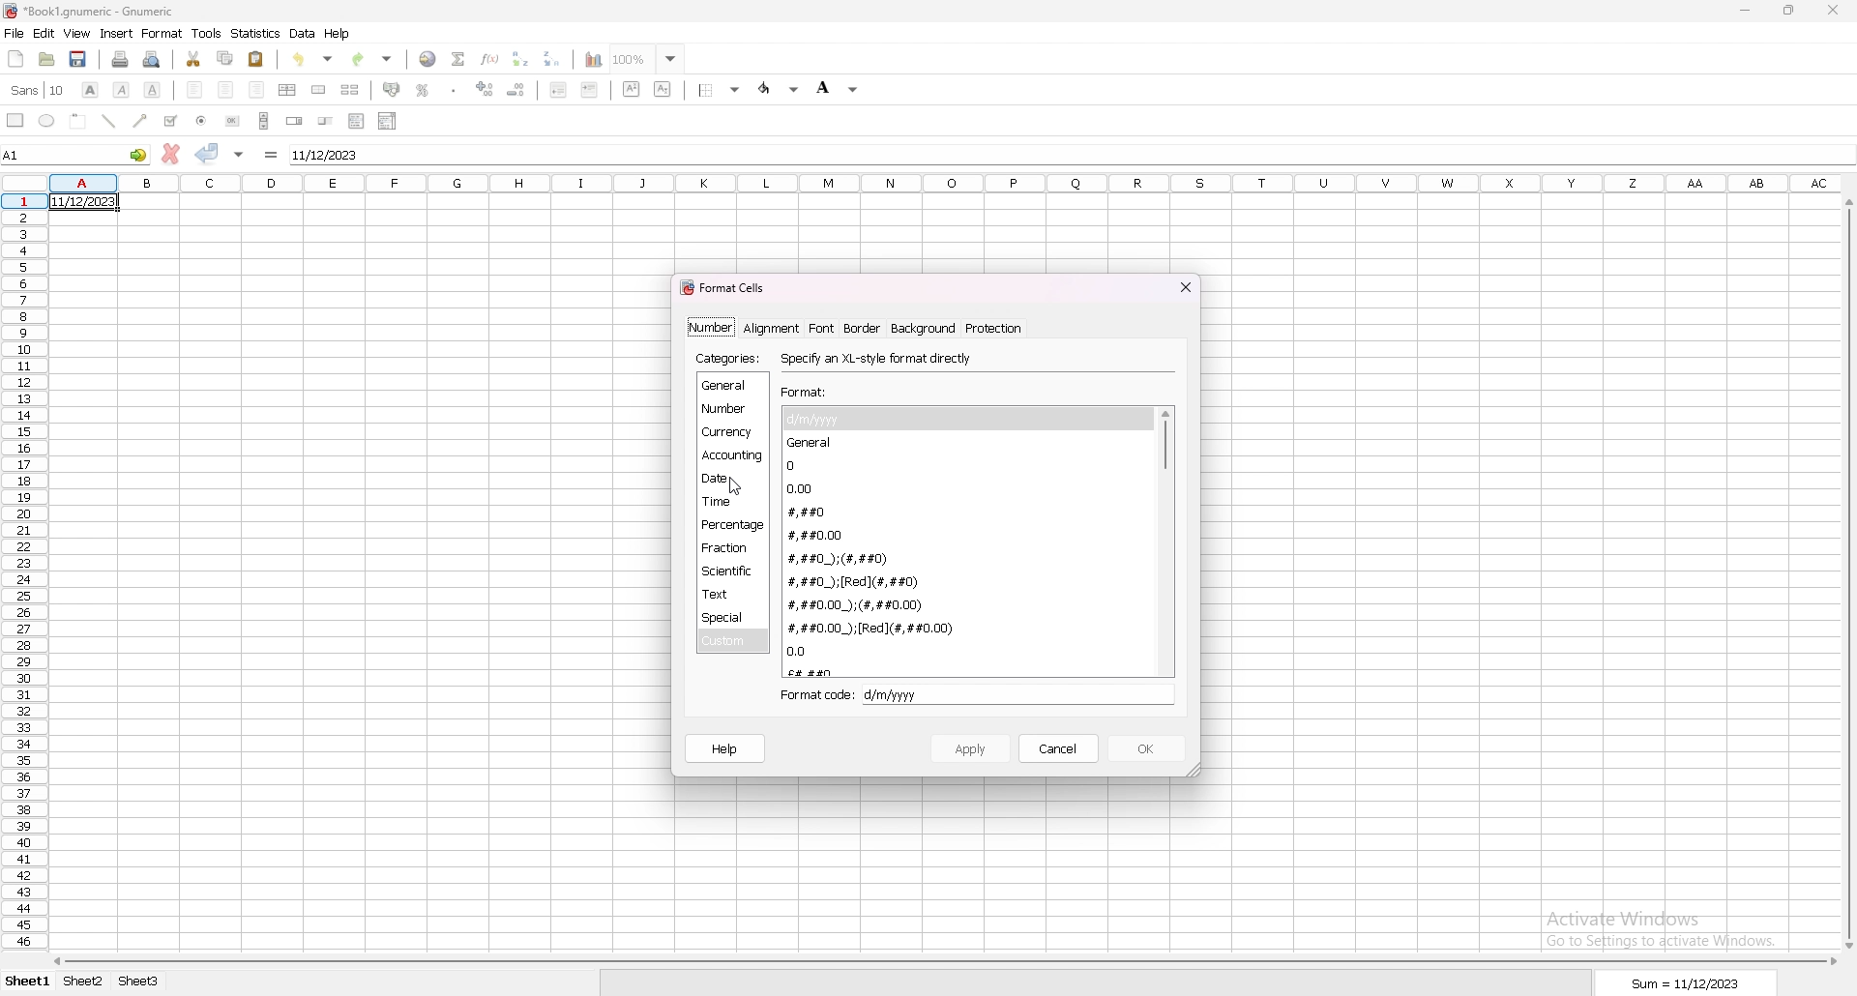 This screenshot has width=1857, height=996. Describe the element at coordinates (947, 962) in the screenshot. I see `scroll bar` at that location.